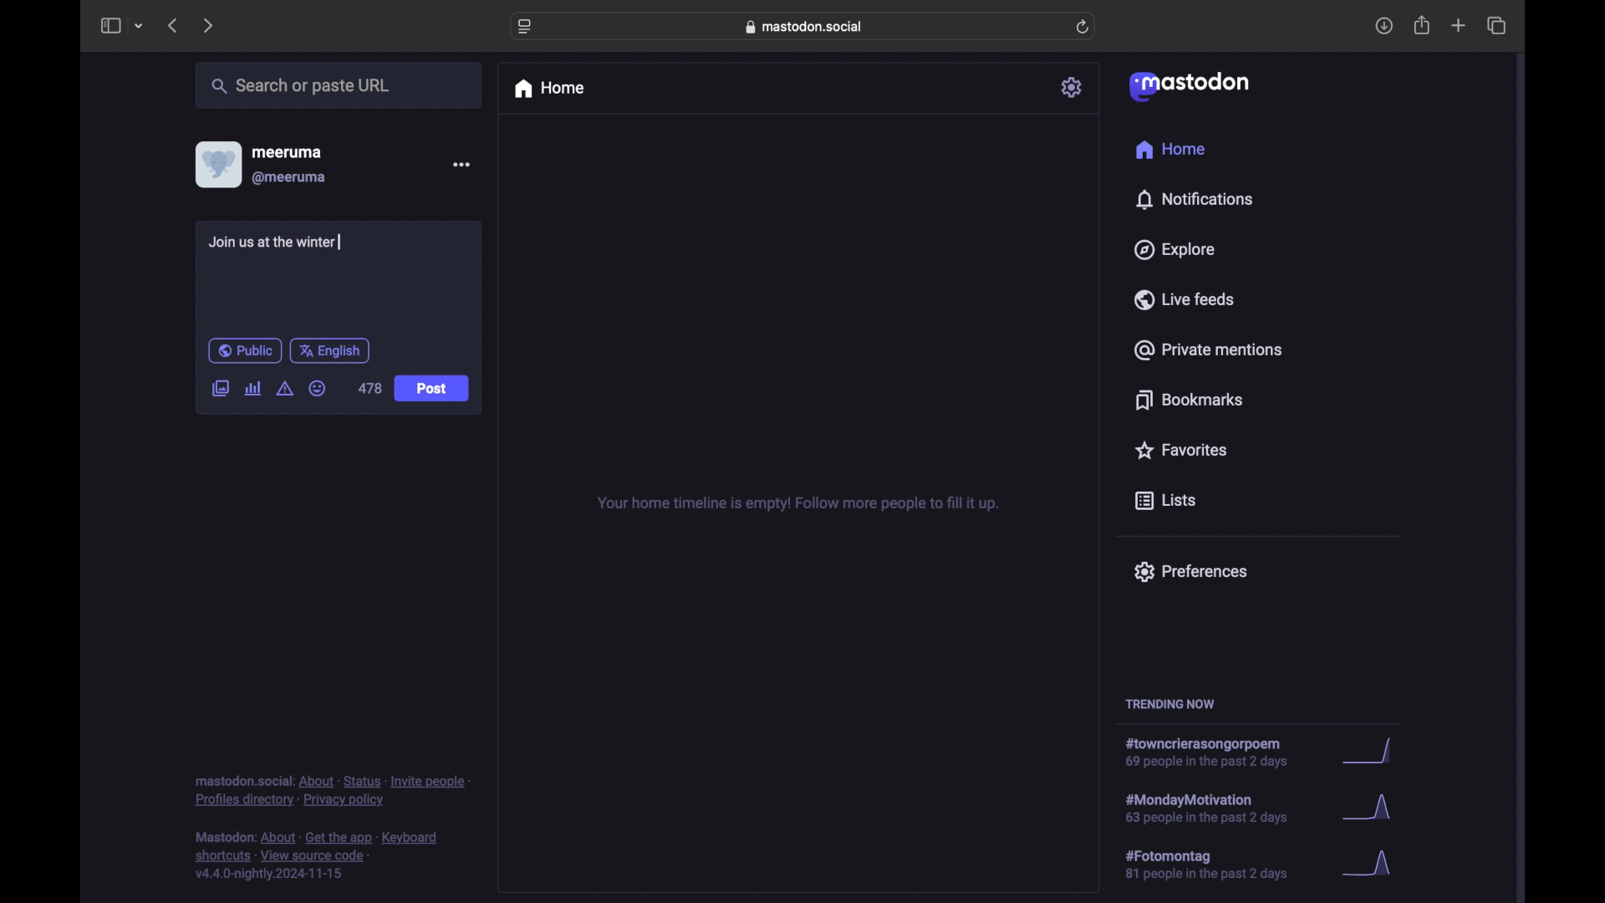 The image size is (1605, 903). I want to click on favorites, so click(1180, 450).